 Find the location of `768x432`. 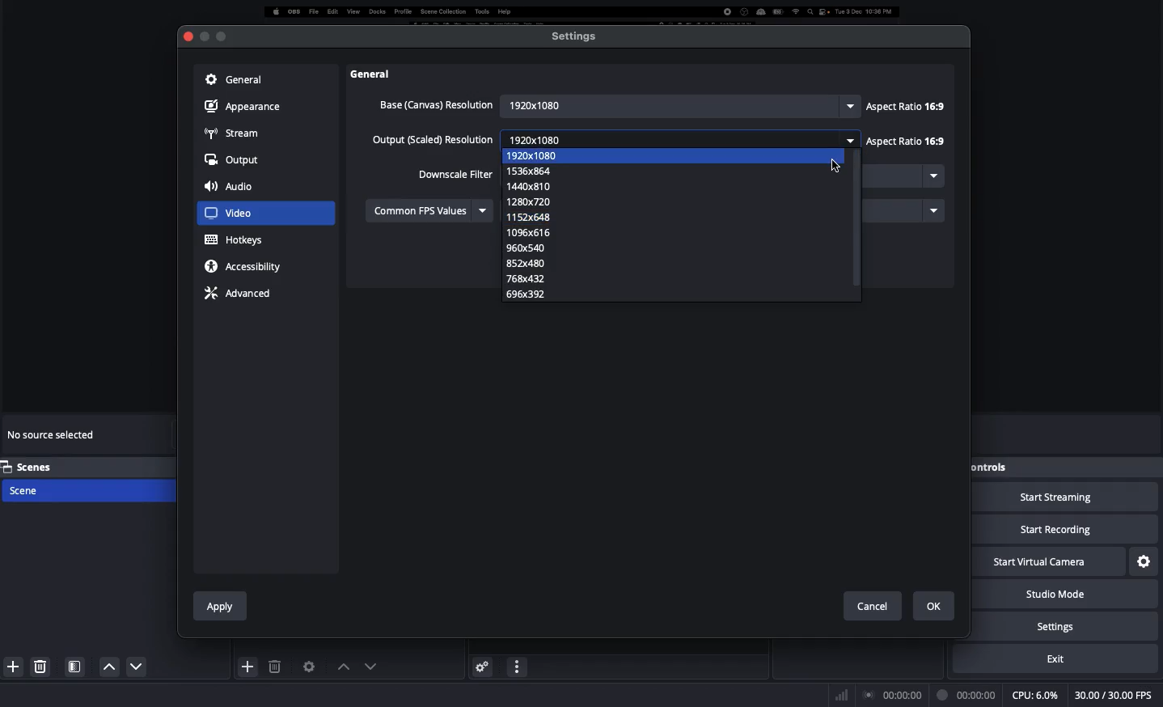

768x432 is located at coordinates (527, 279).